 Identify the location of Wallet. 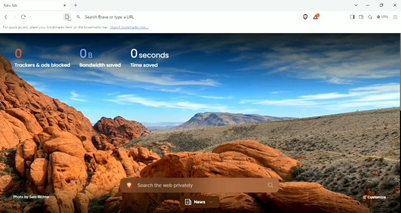
(361, 17).